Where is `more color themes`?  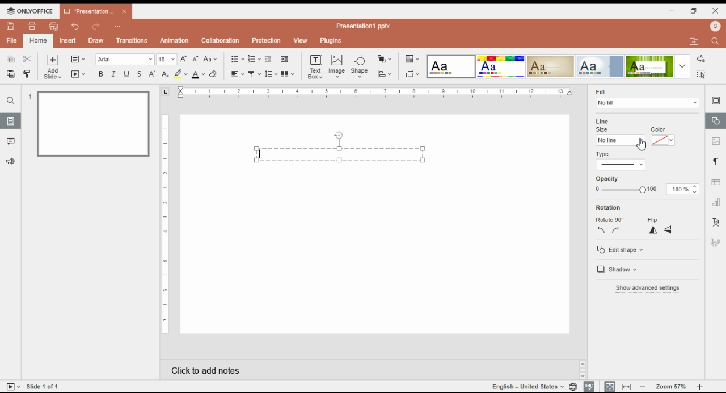 more color themes is located at coordinates (682, 66).